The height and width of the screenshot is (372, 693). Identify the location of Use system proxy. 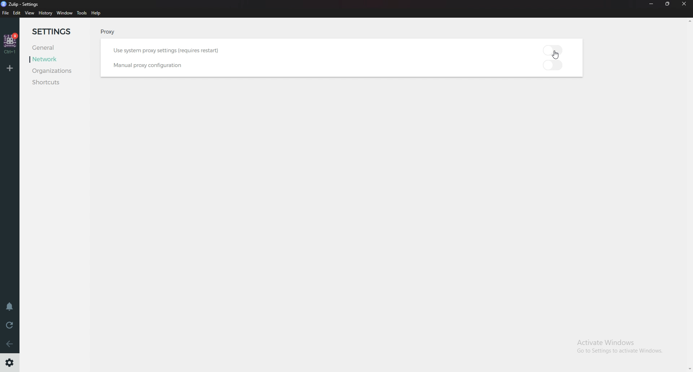
(168, 51).